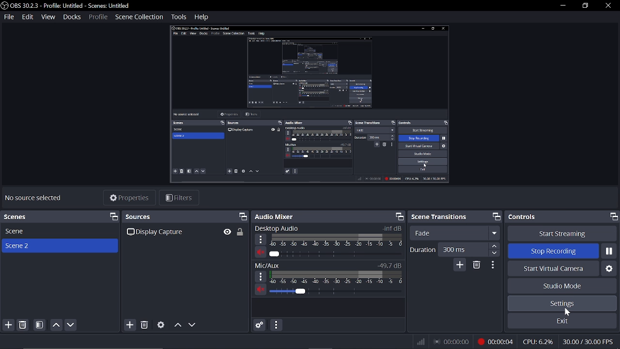 This screenshot has width=620, height=349. Describe the element at coordinates (179, 199) in the screenshot. I see `filters` at that location.